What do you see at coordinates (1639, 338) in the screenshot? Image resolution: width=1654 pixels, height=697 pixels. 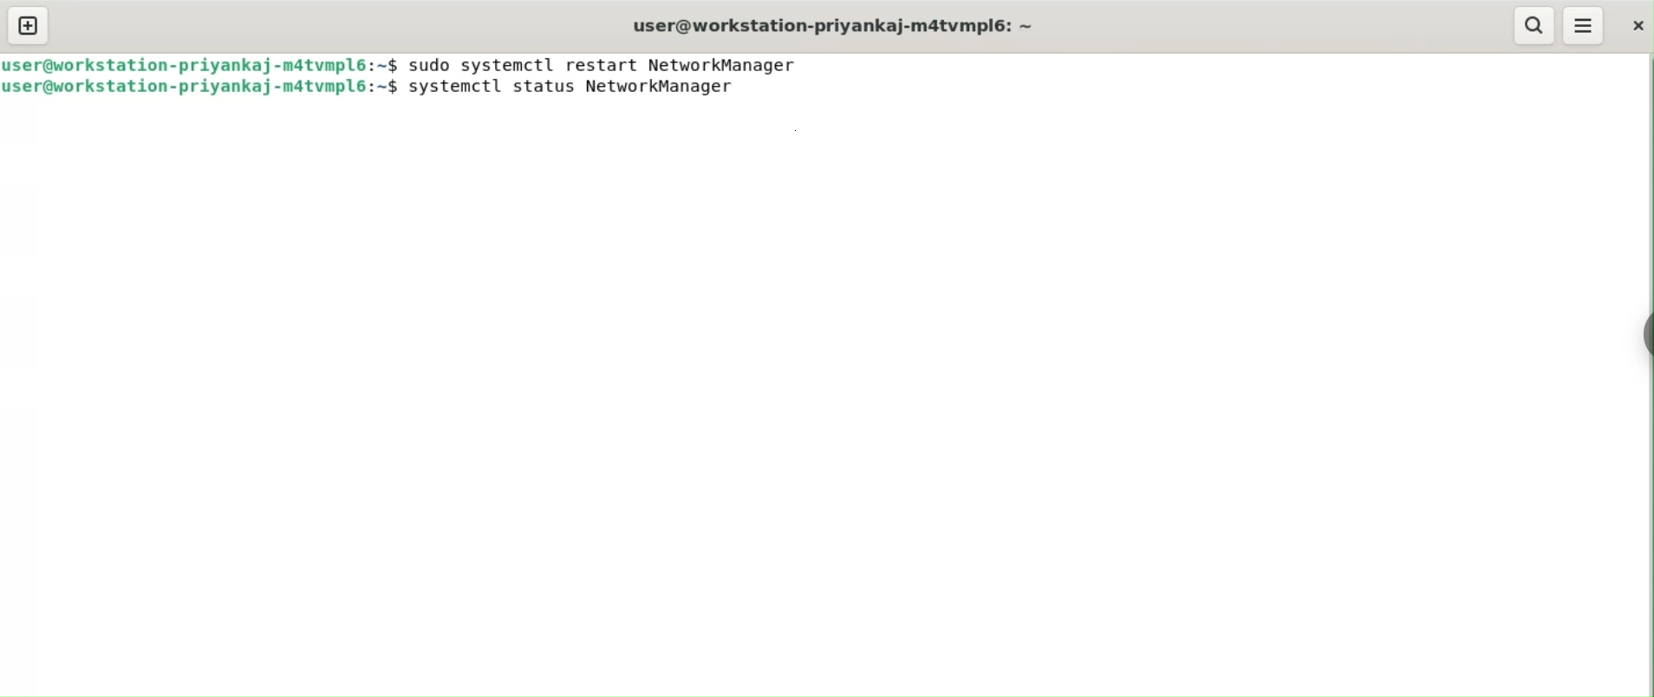 I see `Toggle button` at bounding box center [1639, 338].